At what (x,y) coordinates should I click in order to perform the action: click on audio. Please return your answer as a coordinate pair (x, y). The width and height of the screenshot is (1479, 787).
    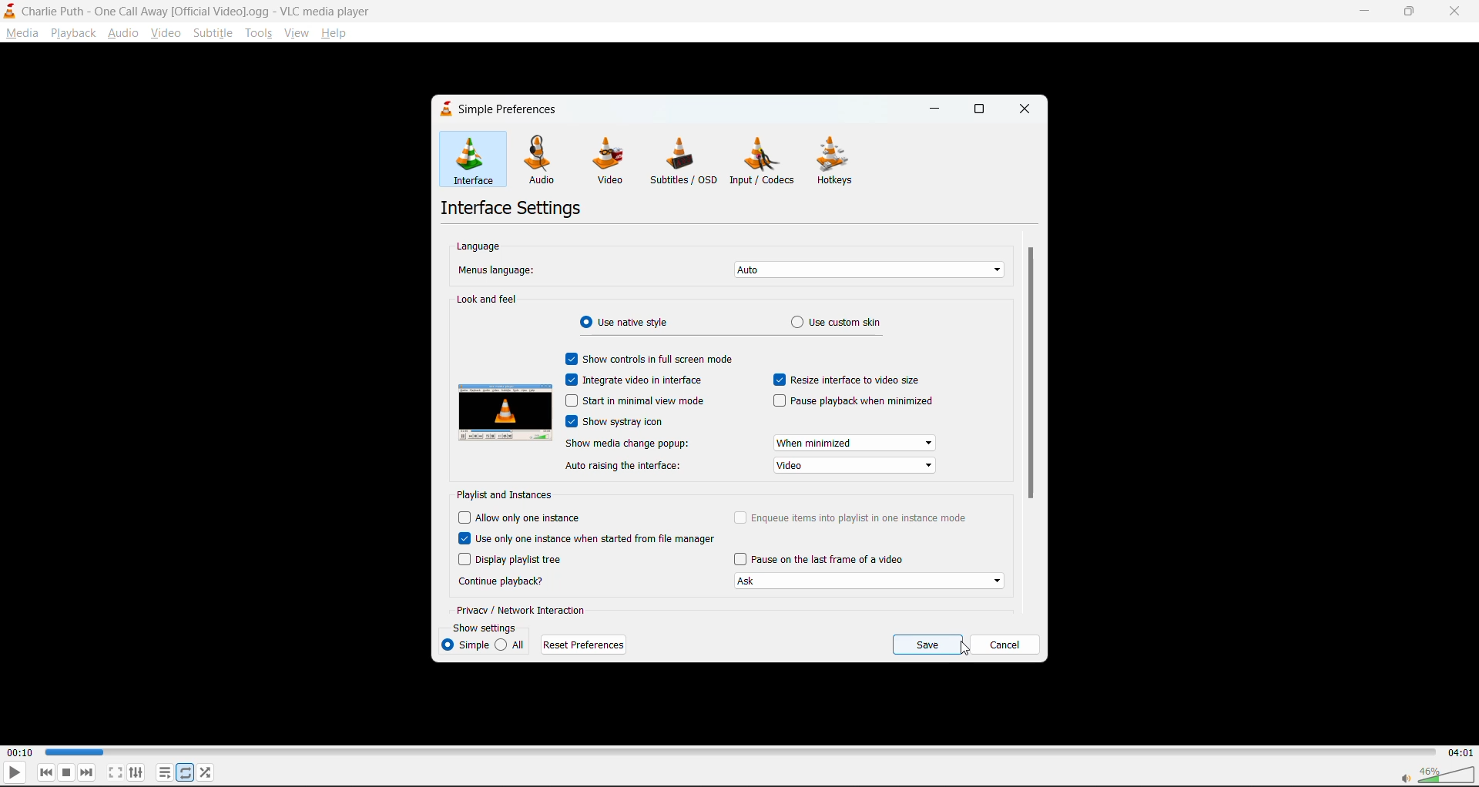
    Looking at the image, I should click on (123, 33).